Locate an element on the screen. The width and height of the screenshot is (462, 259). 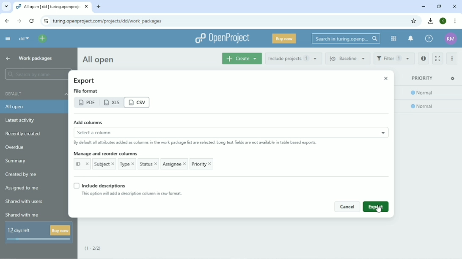
Current tab is located at coordinates (53, 7).